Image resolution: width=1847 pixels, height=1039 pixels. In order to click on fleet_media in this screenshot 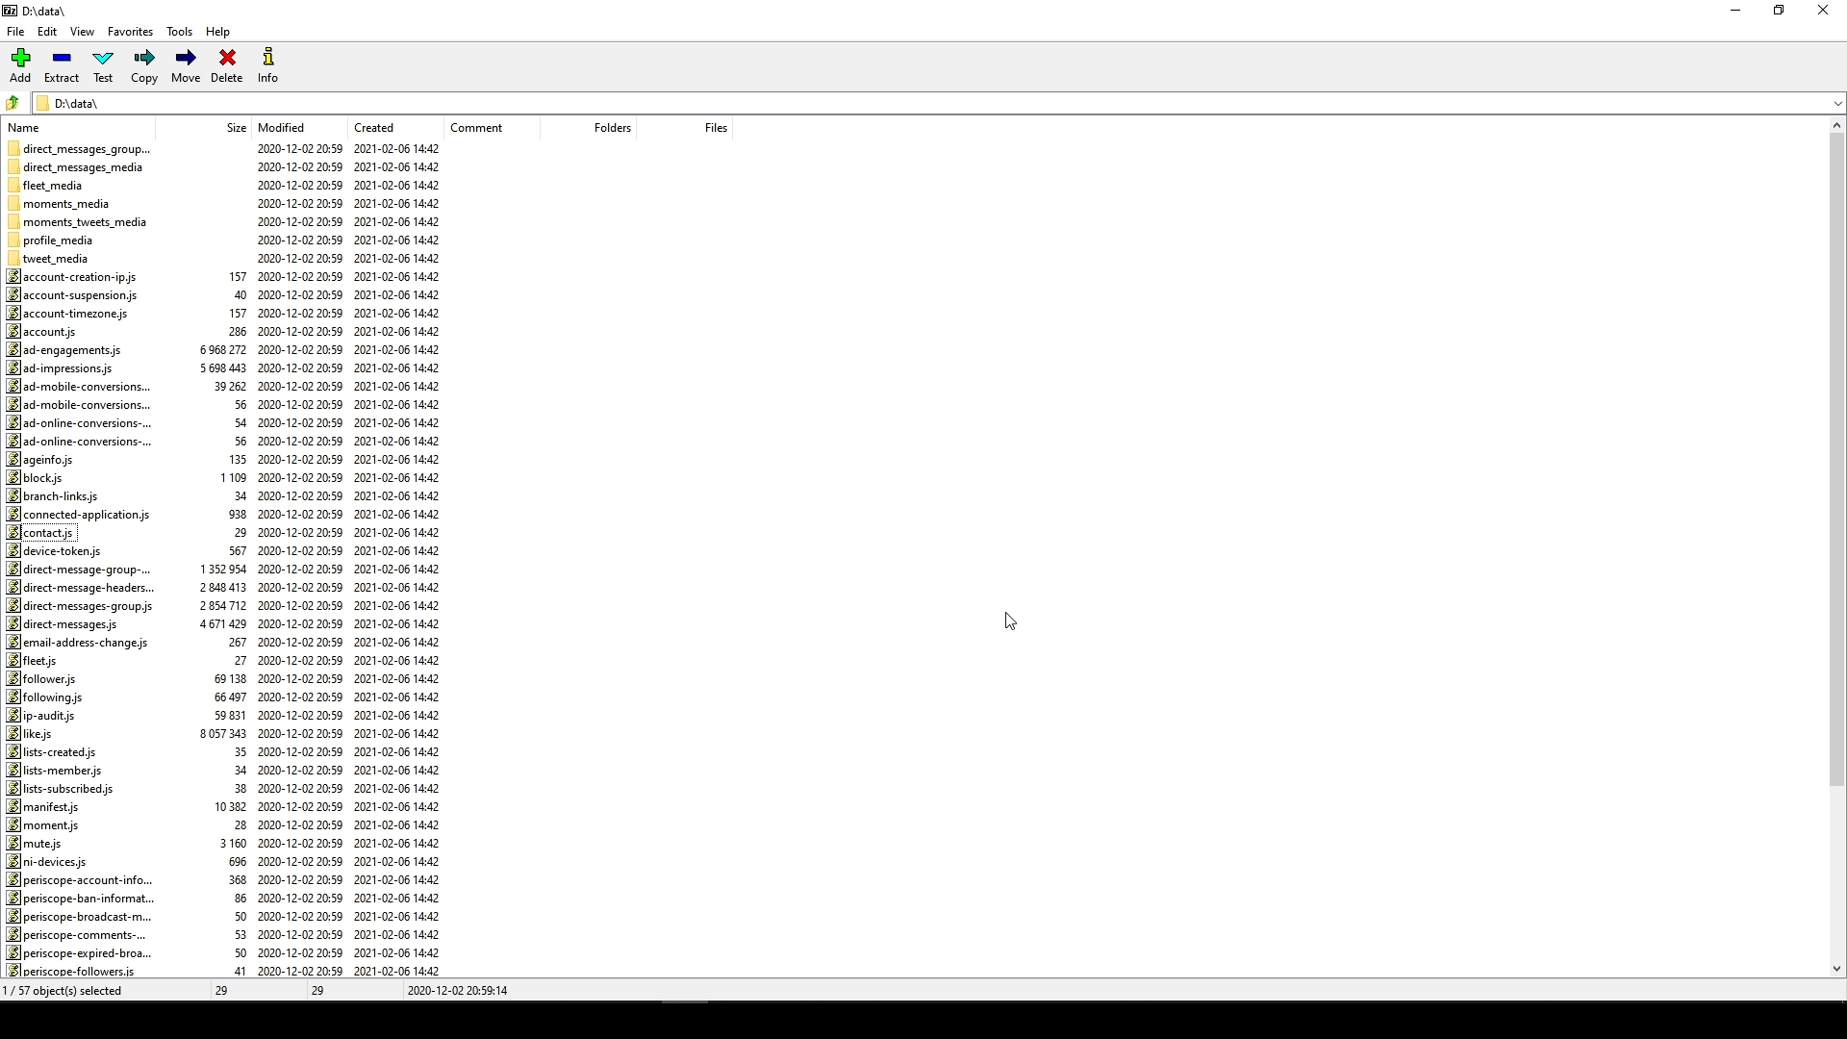, I will do `click(49, 184)`.